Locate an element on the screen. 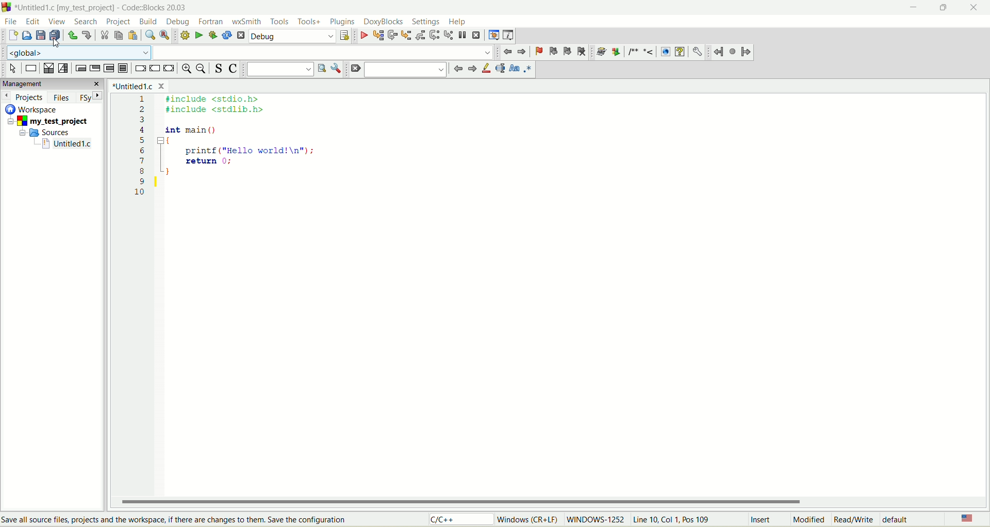 Image resolution: width=990 pixels, height=527 pixels. step into is located at coordinates (406, 36).